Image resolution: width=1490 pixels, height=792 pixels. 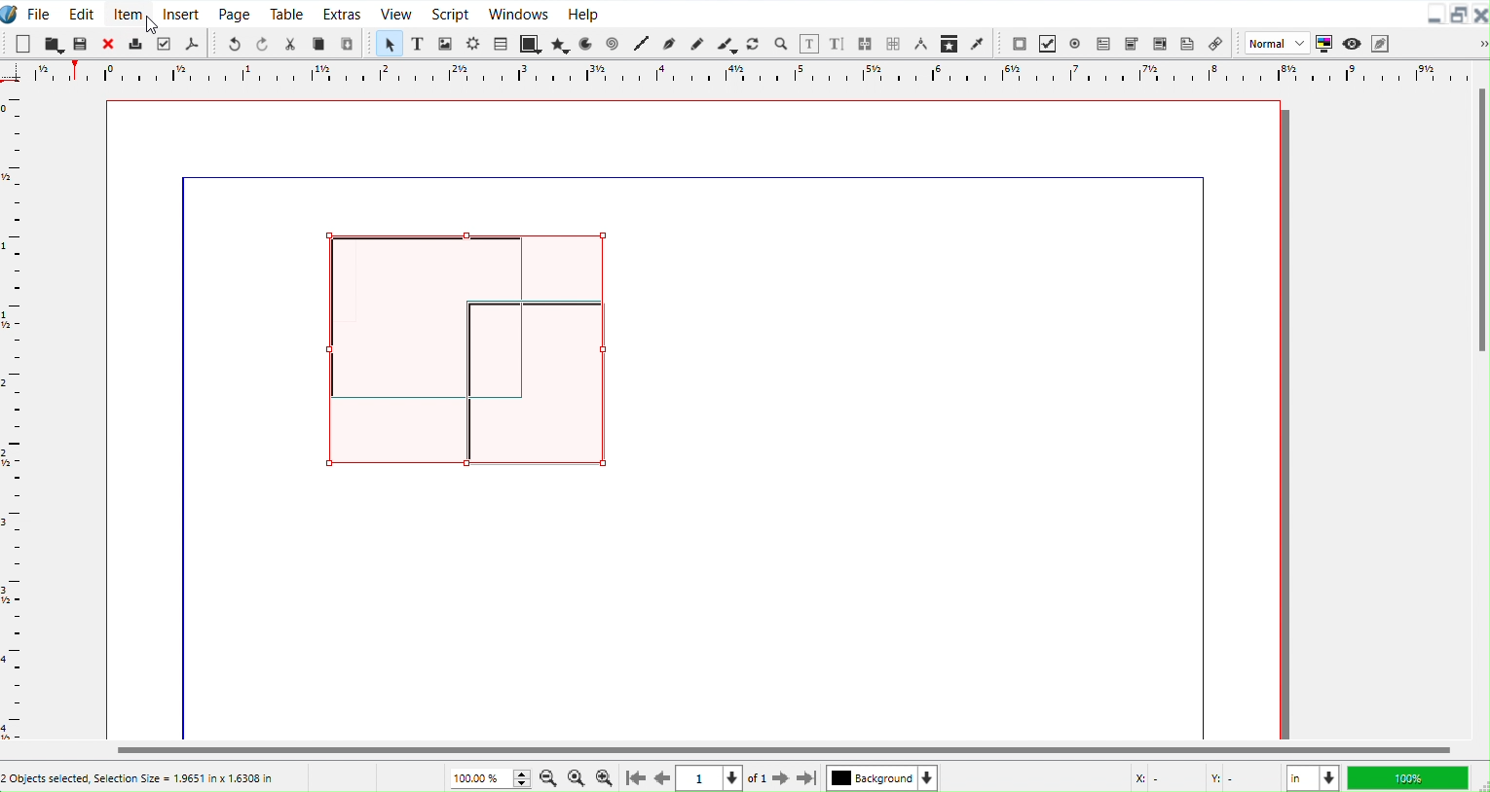 I want to click on Arc, so click(x=588, y=43).